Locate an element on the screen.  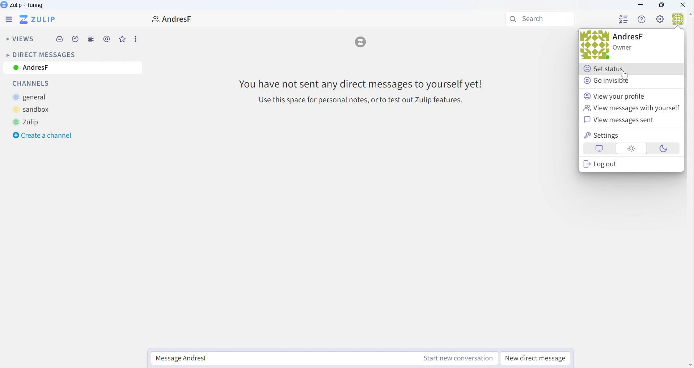
View messages with yoursefl is located at coordinates (631, 108).